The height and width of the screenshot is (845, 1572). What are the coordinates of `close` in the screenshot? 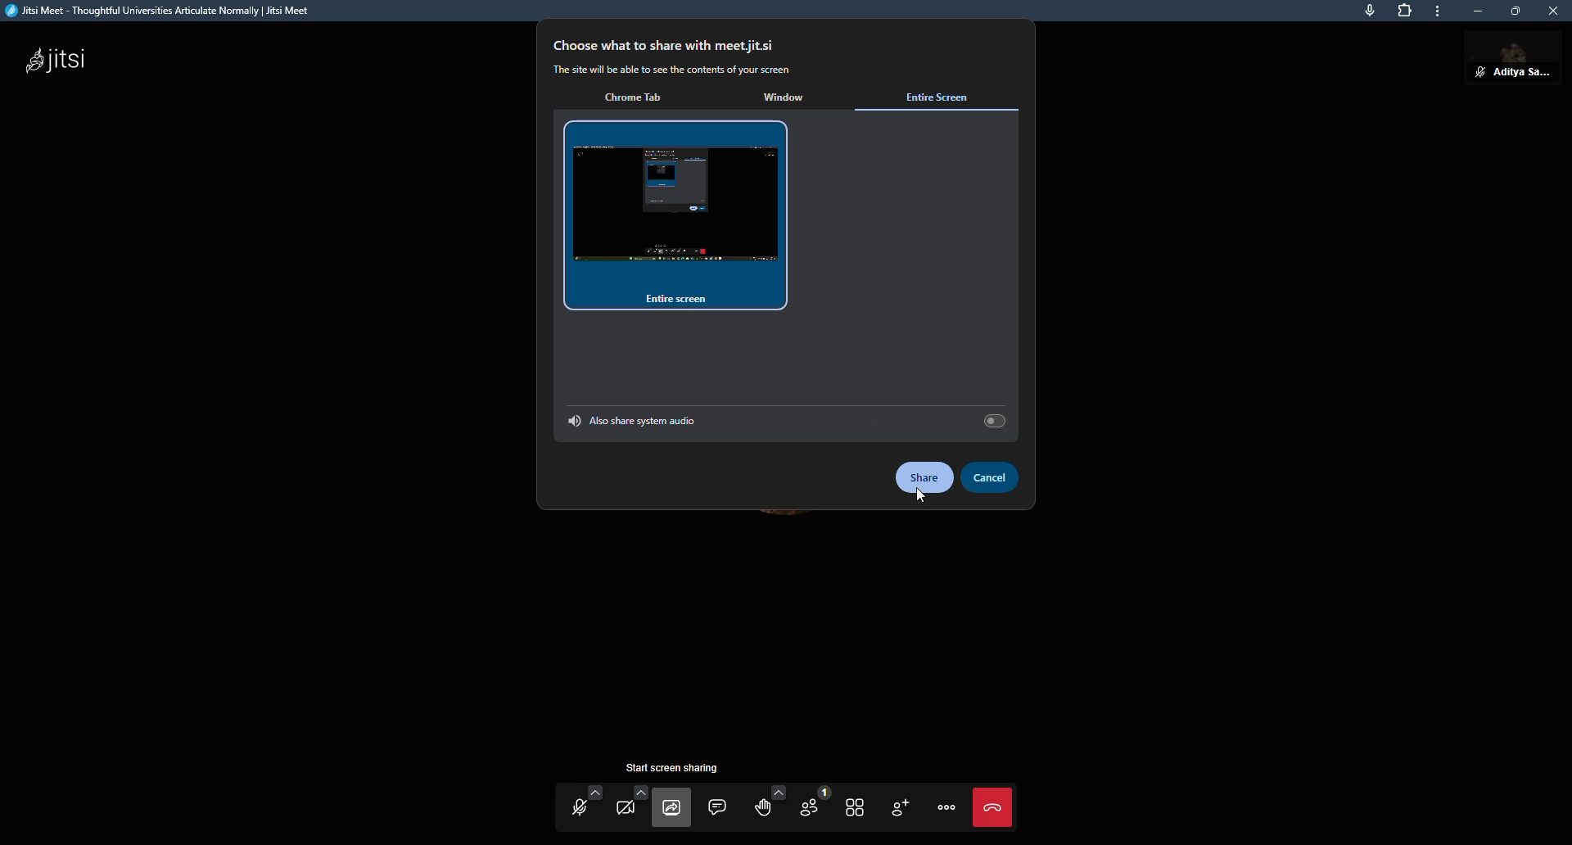 It's located at (1553, 13).